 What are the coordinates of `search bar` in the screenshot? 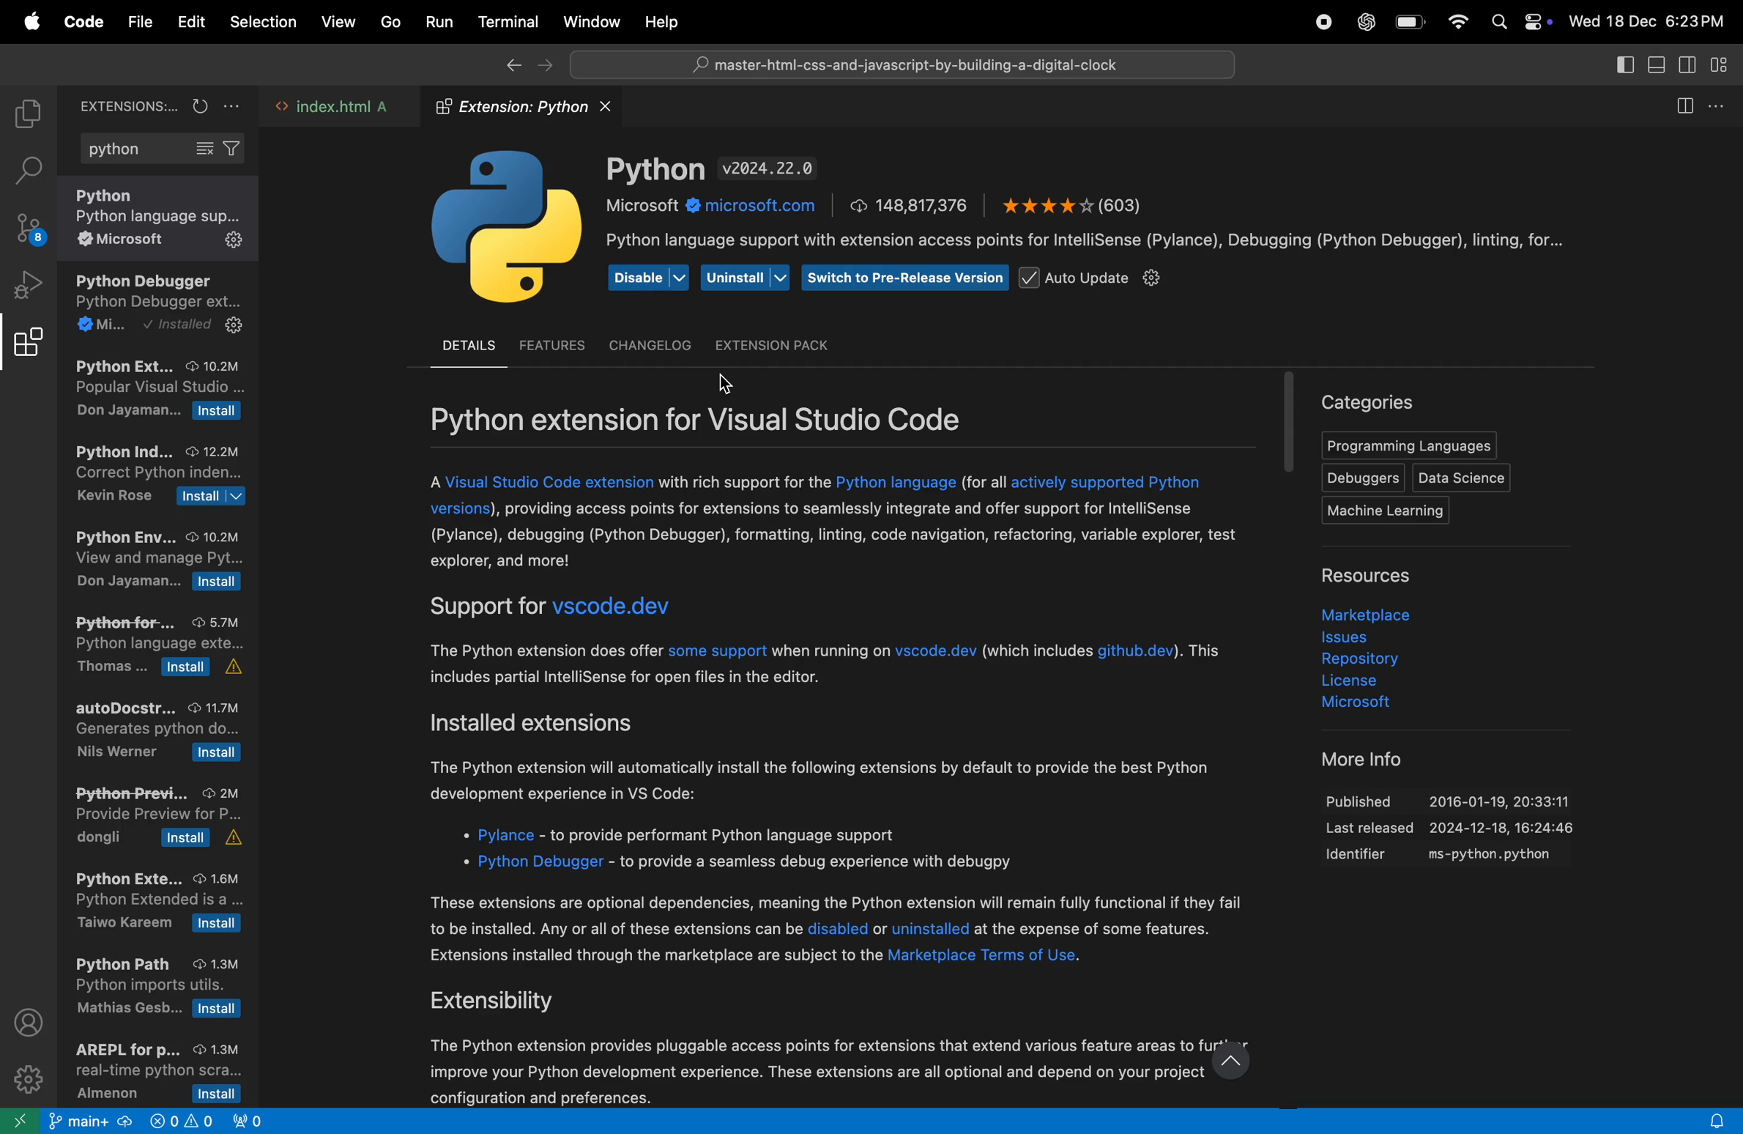 It's located at (898, 64).